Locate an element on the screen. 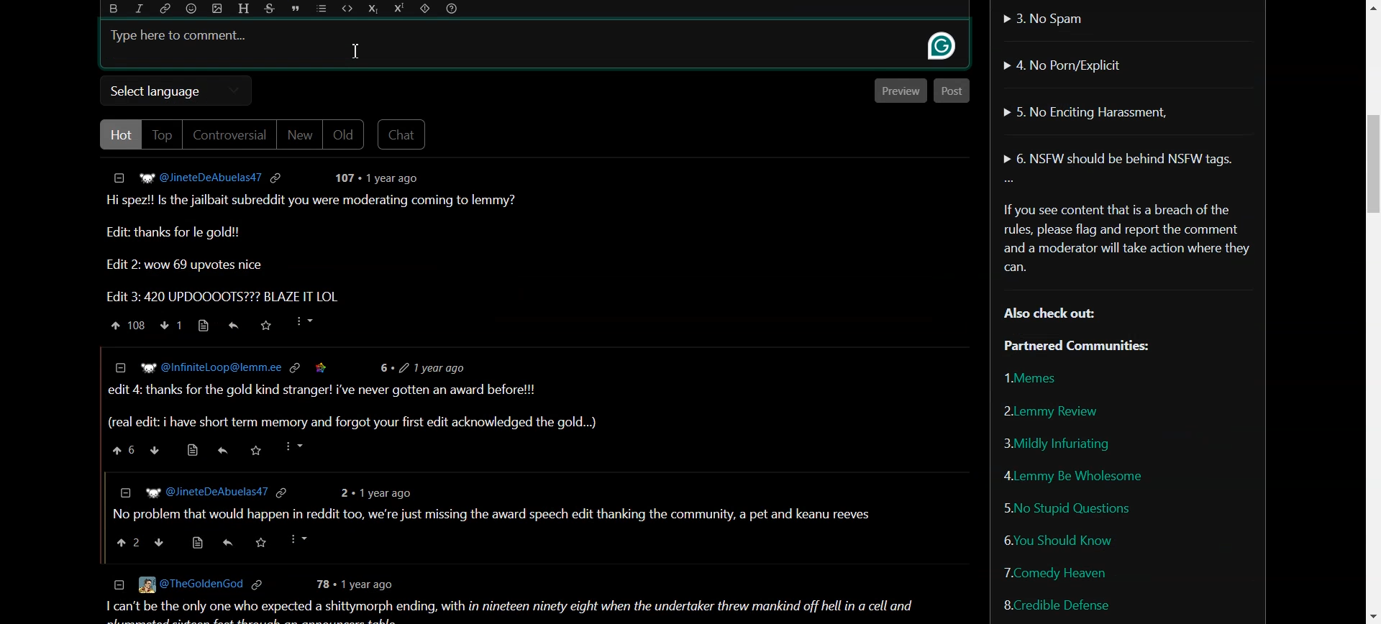 The width and height of the screenshot is (1381, 624). Chat is located at coordinates (403, 134).